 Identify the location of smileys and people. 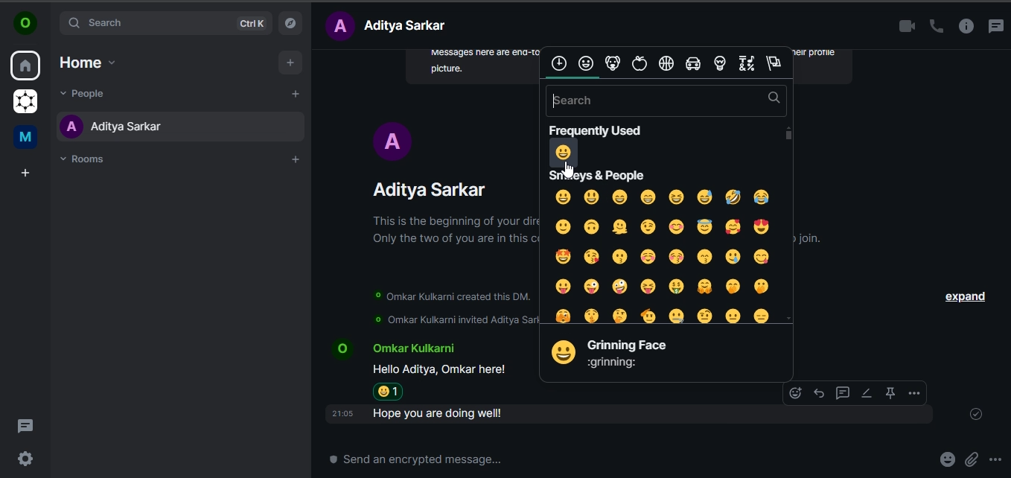
(587, 63).